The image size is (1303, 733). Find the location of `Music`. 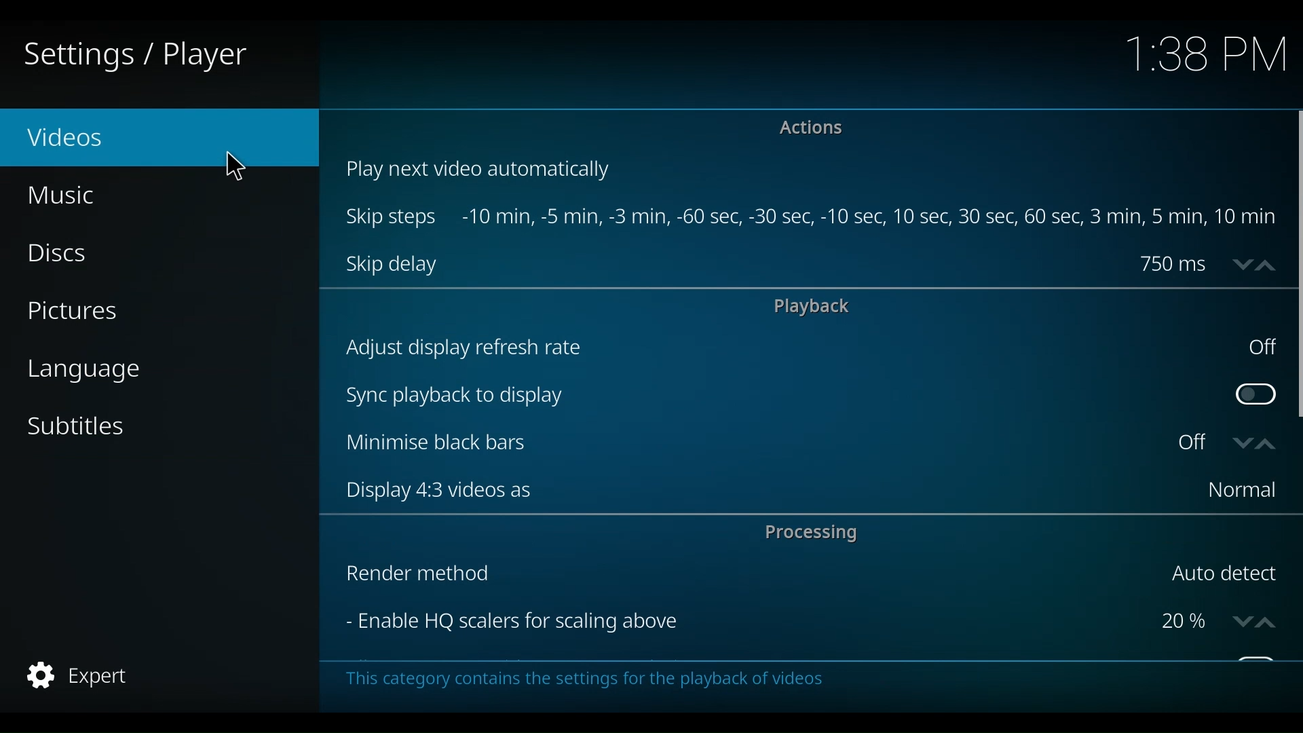

Music is located at coordinates (64, 195).